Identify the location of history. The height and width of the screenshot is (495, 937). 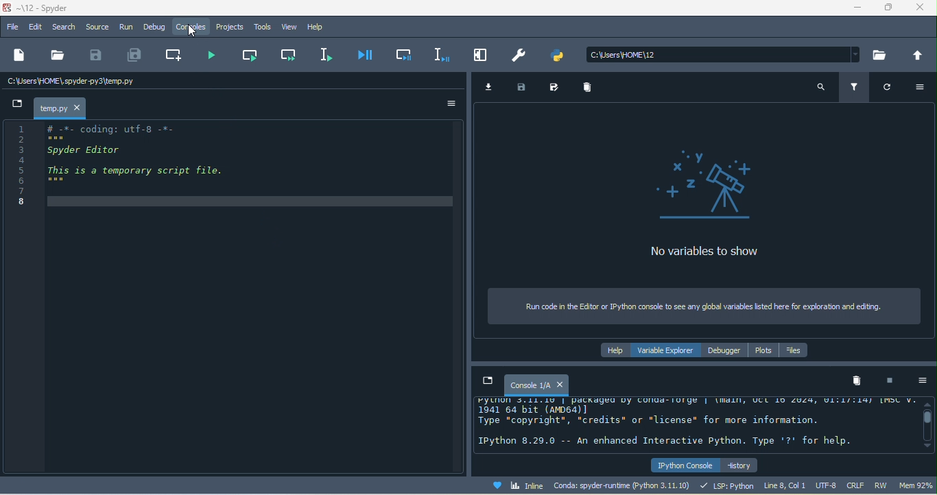
(742, 464).